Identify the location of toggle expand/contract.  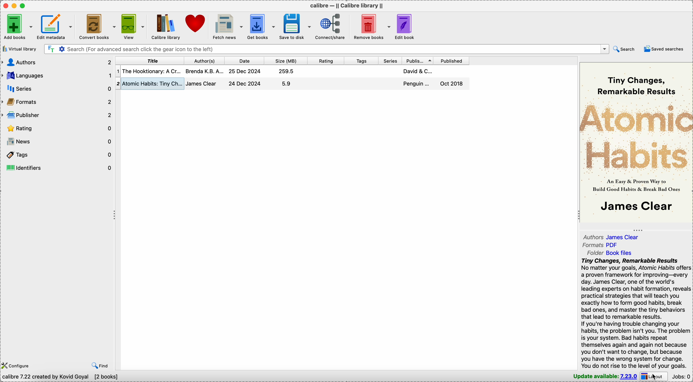
(579, 215).